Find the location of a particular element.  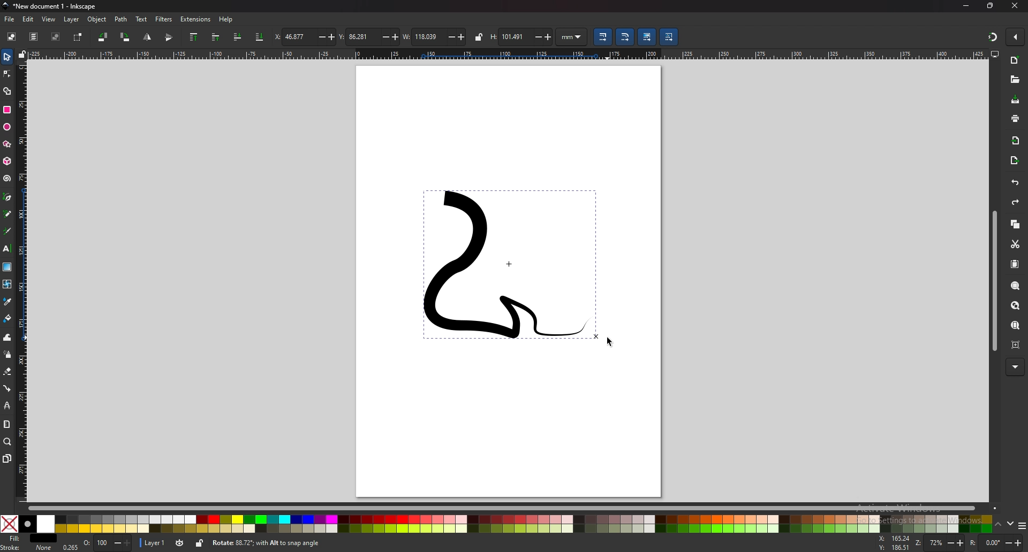

shape builder is located at coordinates (8, 91).